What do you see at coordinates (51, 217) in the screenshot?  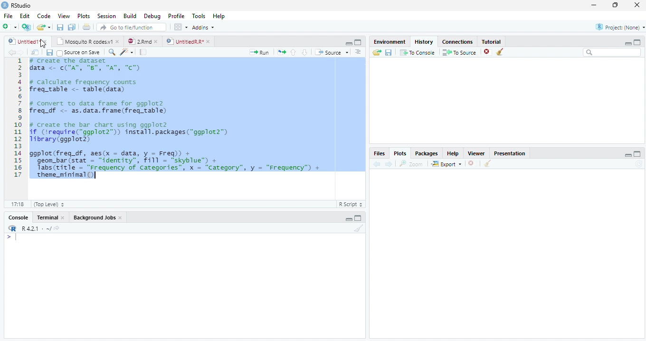 I see `Terminal` at bounding box center [51, 217].